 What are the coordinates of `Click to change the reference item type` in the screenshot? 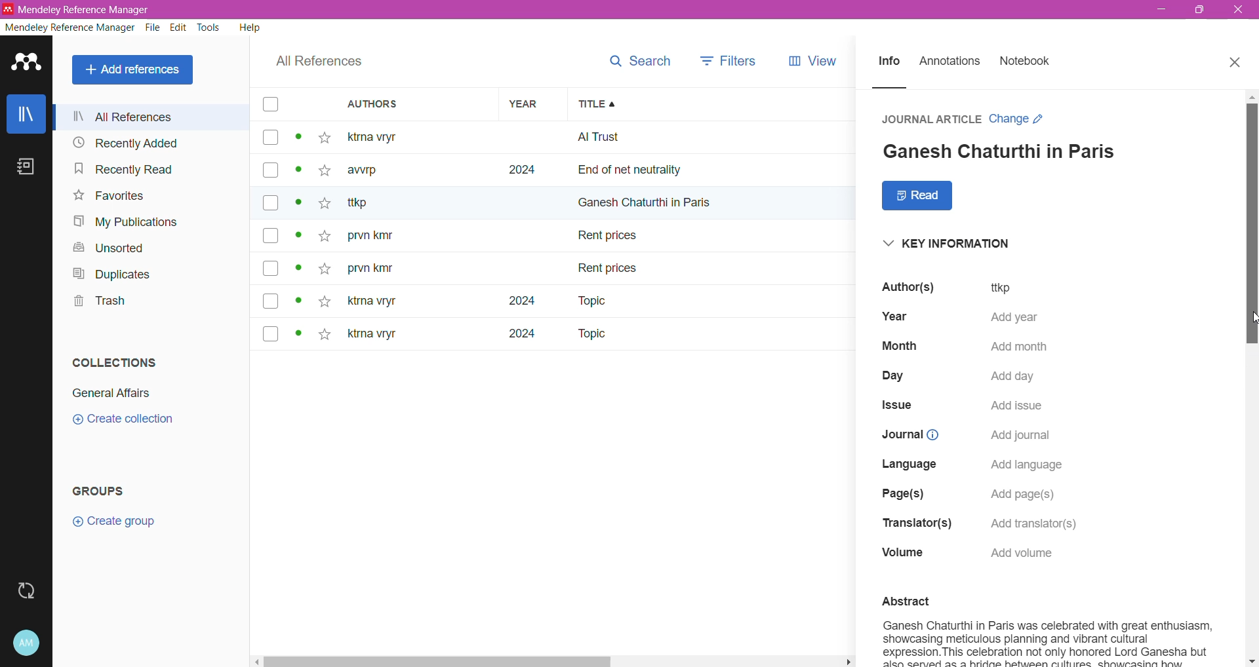 It's located at (1023, 117).